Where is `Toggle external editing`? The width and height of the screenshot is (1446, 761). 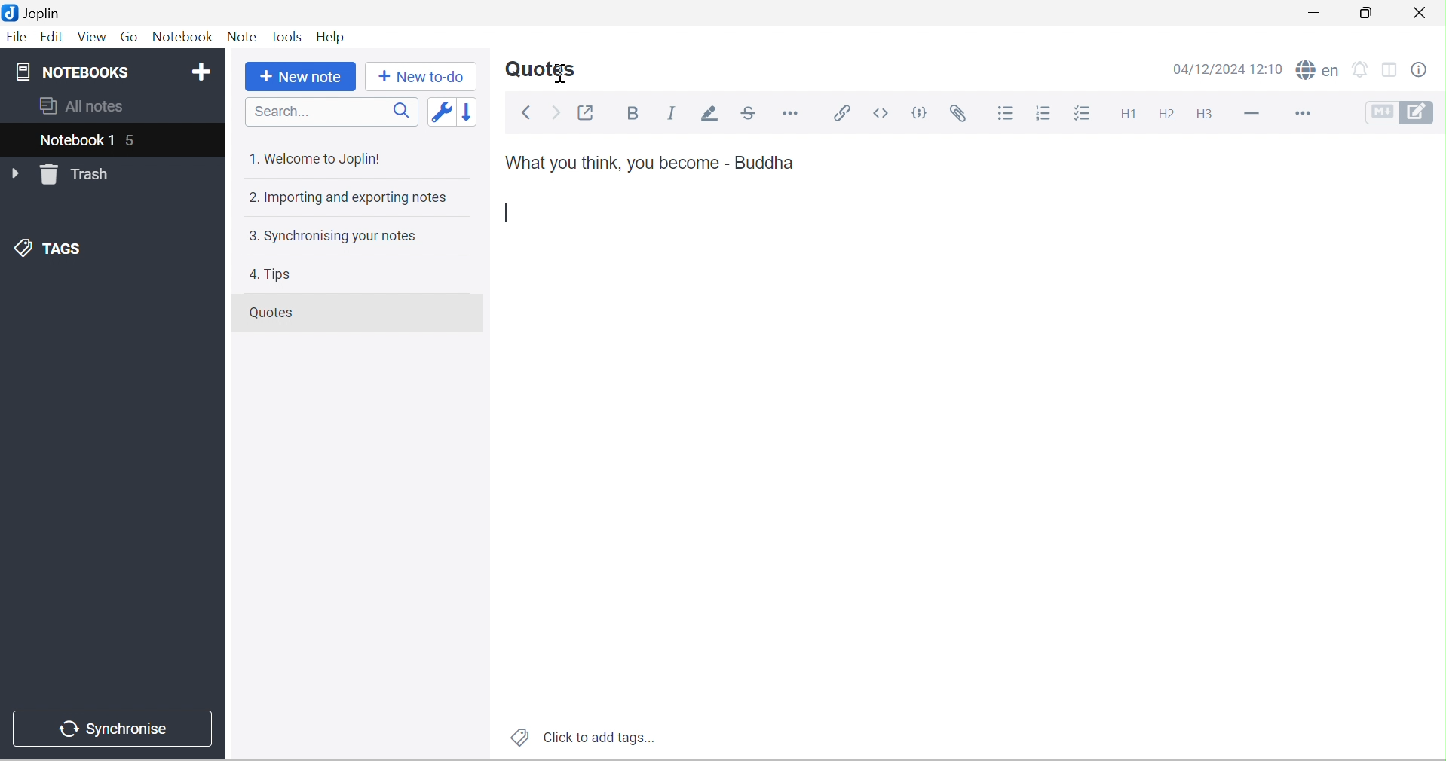
Toggle external editing is located at coordinates (587, 112).